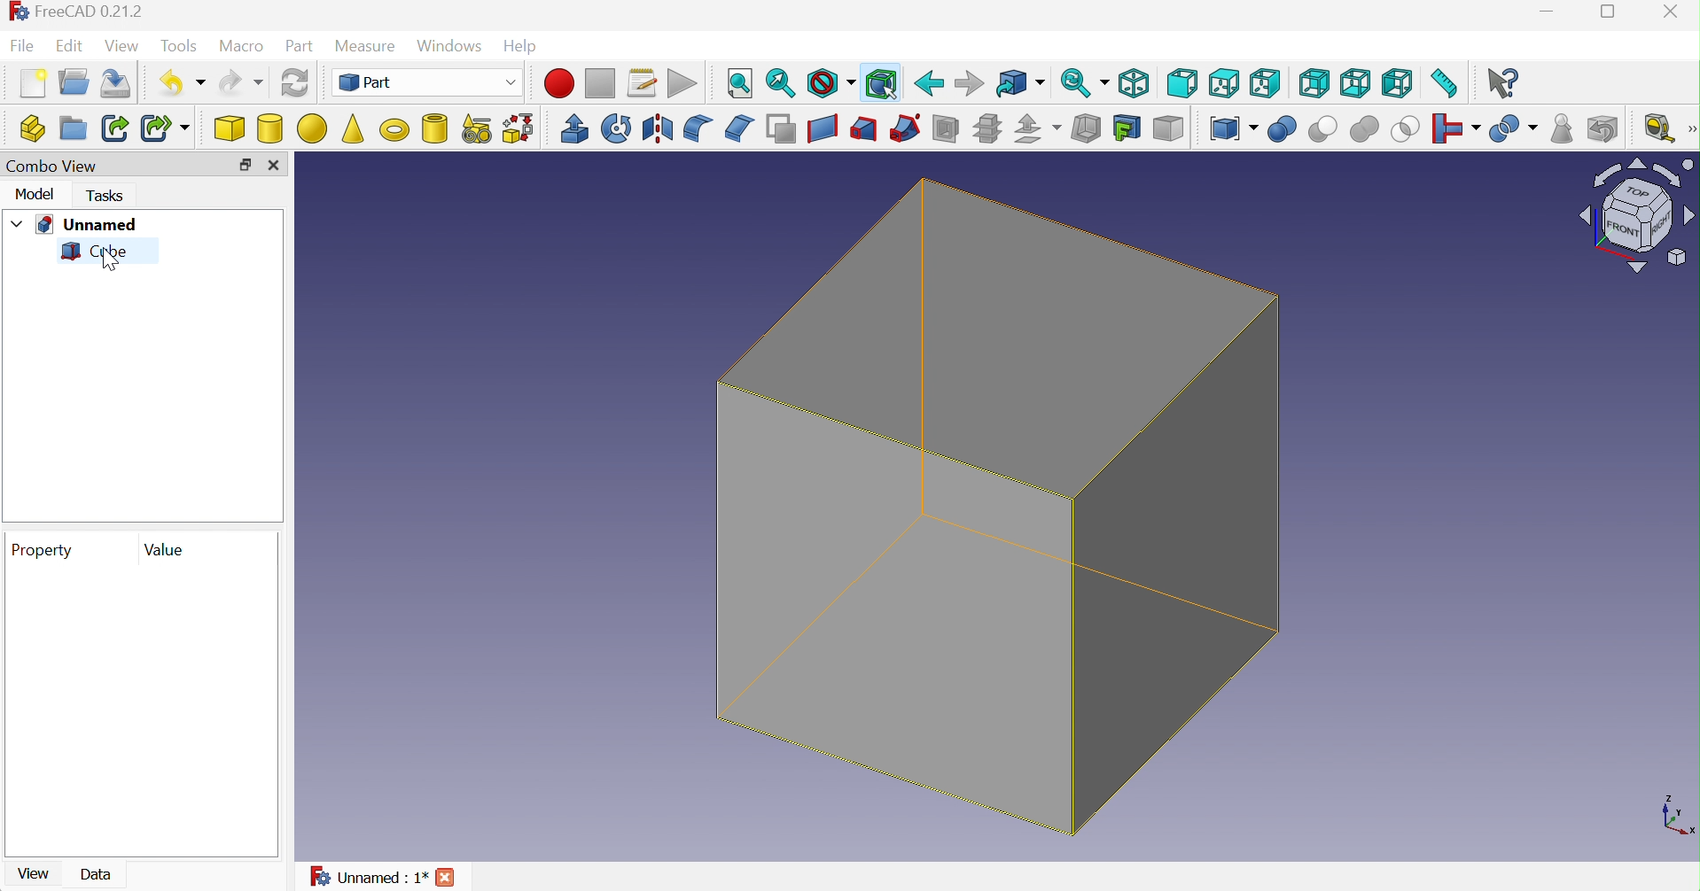 Image resolution: width=1700 pixels, height=891 pixels. Describe the element at coordinates (1564, 132) in the screenshot. I see `Geometry` at that location.